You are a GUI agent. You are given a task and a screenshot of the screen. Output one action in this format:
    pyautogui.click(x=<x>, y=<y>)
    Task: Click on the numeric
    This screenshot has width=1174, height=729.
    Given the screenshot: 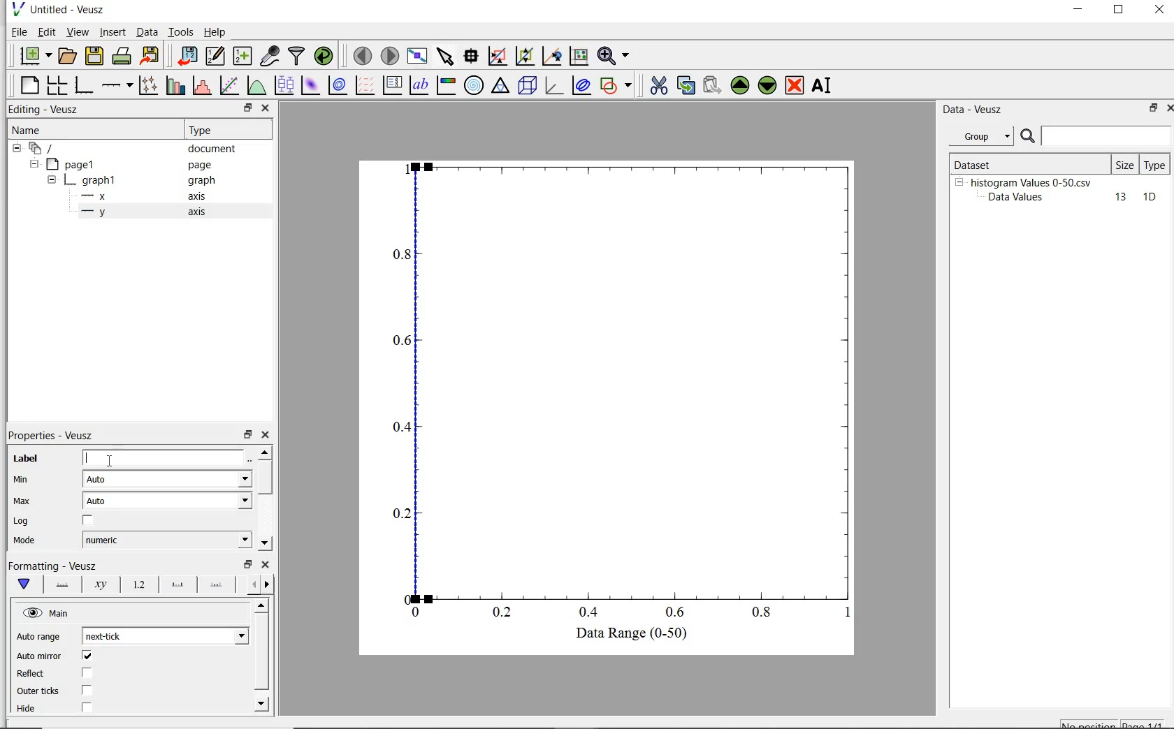 What is the action you would take?
    pyautogui.click(x=166, y=540)
    